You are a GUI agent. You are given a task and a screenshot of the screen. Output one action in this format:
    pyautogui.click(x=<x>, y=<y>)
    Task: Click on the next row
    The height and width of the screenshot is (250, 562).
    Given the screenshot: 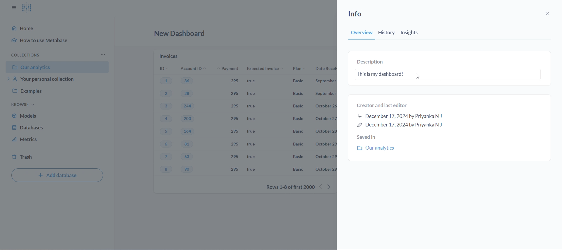 What is the action you would take?
    pyautogui.click(x=333, y=186)
    